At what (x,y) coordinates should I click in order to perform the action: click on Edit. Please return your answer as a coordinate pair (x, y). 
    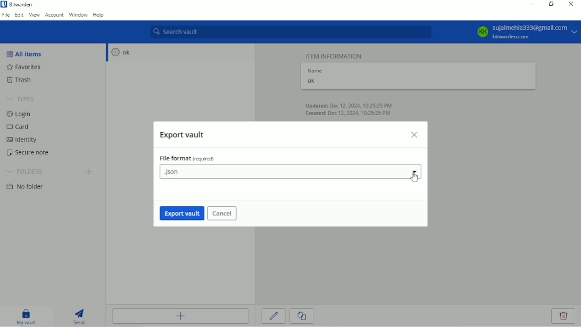
    Looking at the image, I should click on (274, 316).